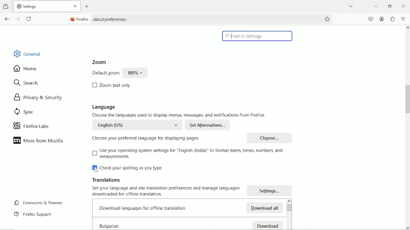 Image resolution: width=410 pixels, height=230 pixels. Describe the element at coordinates (110, 225) in the screenshot. I see `Bulgarian` at that location.